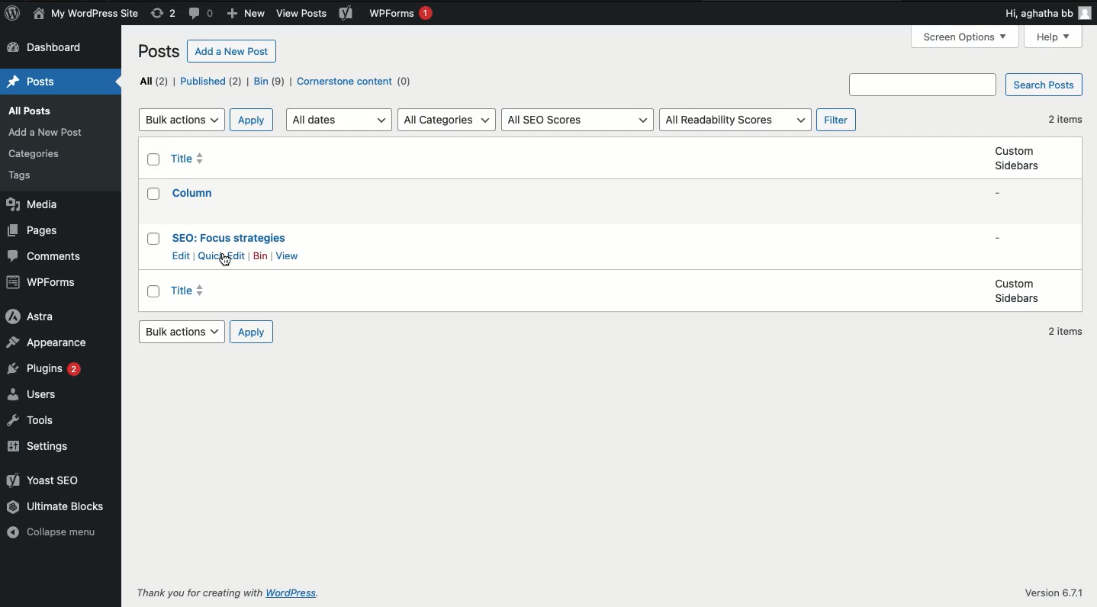  I want to click on Checkbox, so click(155, 194).